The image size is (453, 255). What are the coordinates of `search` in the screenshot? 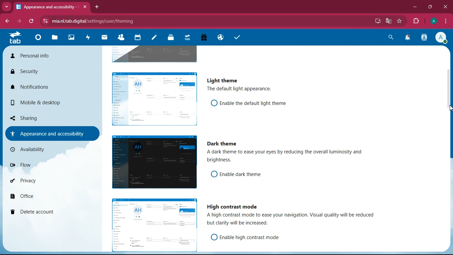 It's located at (391, 38).